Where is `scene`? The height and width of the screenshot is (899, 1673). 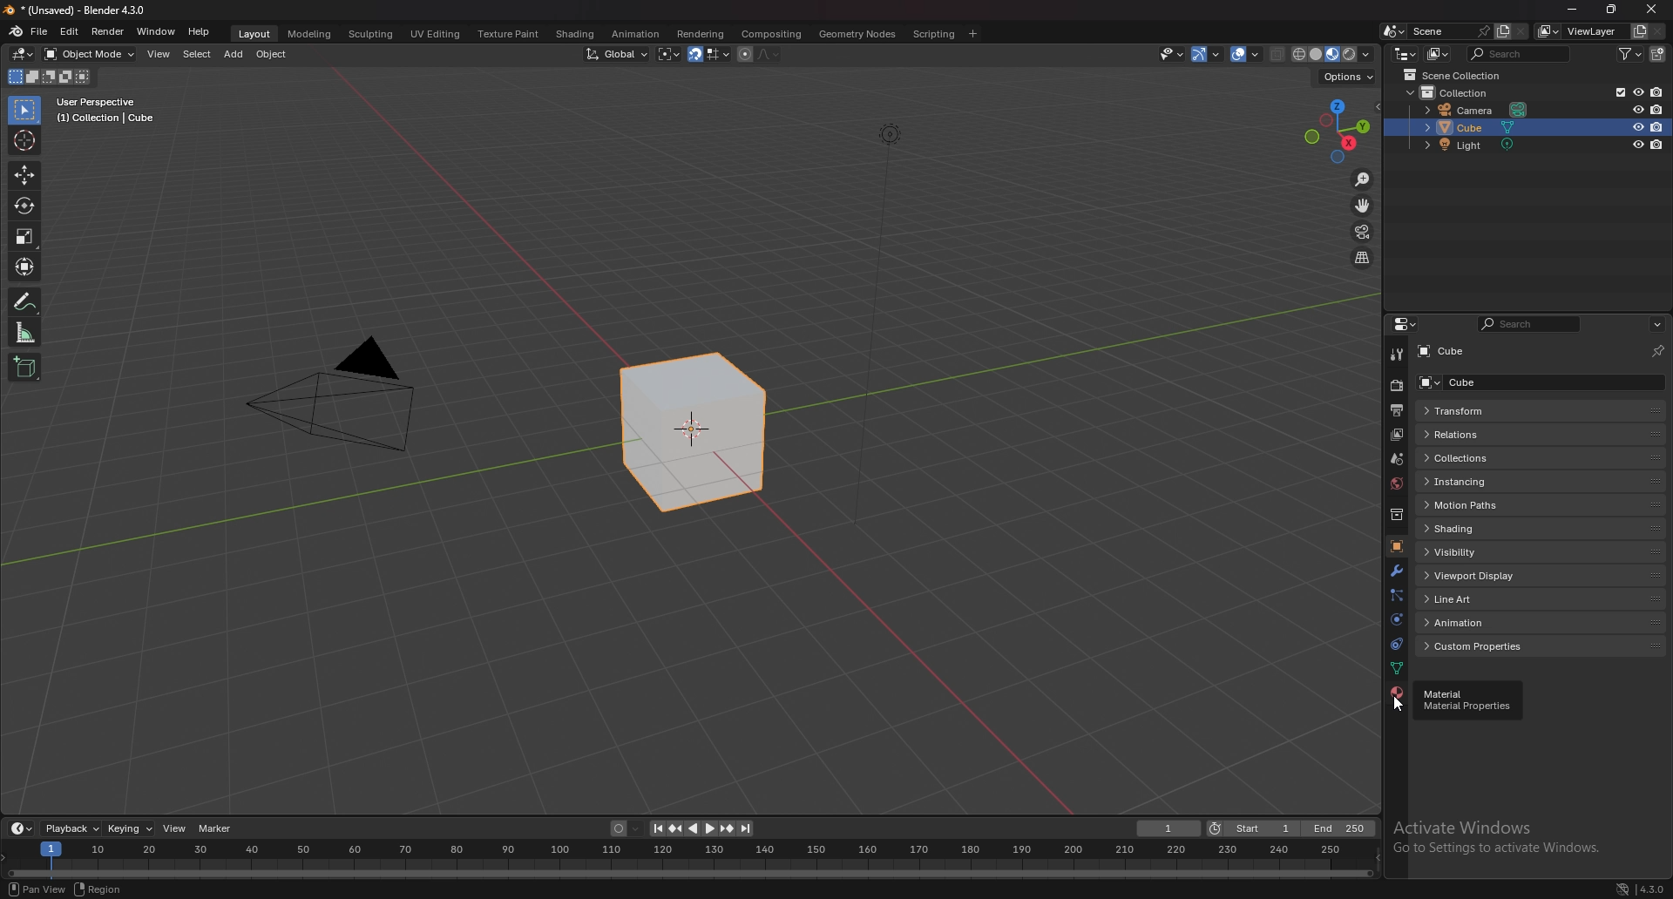 scene is located at coordinates (1395, 460).